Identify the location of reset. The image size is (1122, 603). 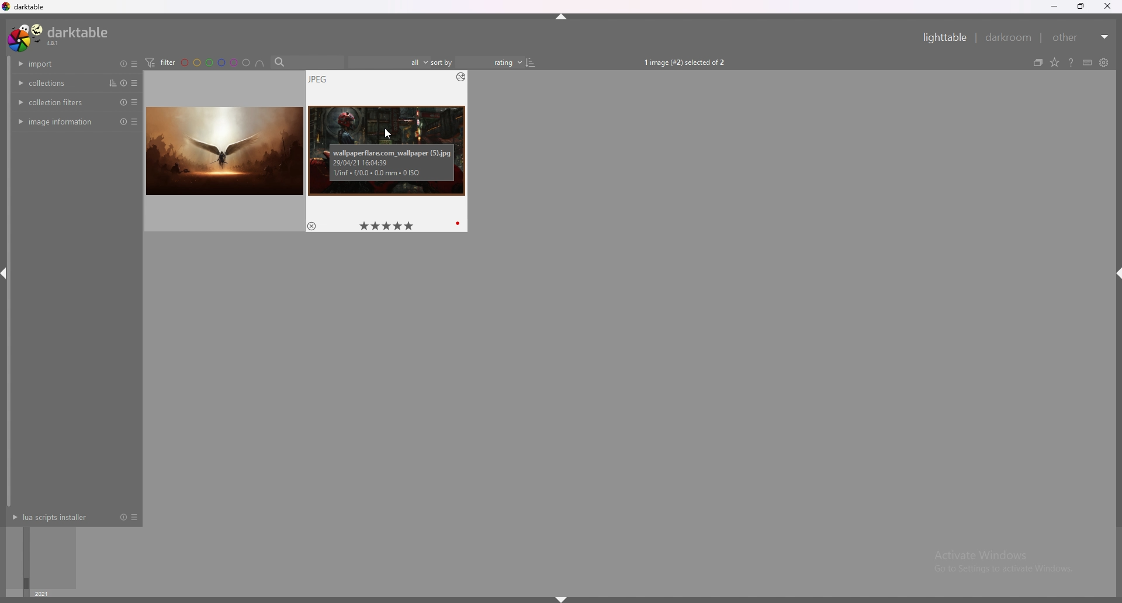
(123, 517).